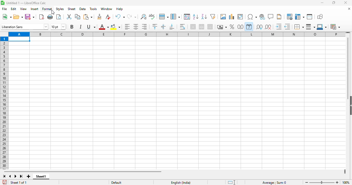 The image size is (352, 185). Describe the element at coordinates (83, 9) in the screenshot. I see `data` at that location.